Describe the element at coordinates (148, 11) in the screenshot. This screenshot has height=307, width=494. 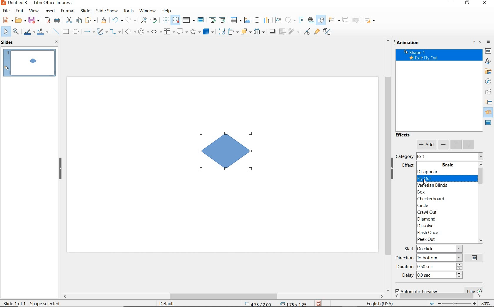
I see `window` at that location.